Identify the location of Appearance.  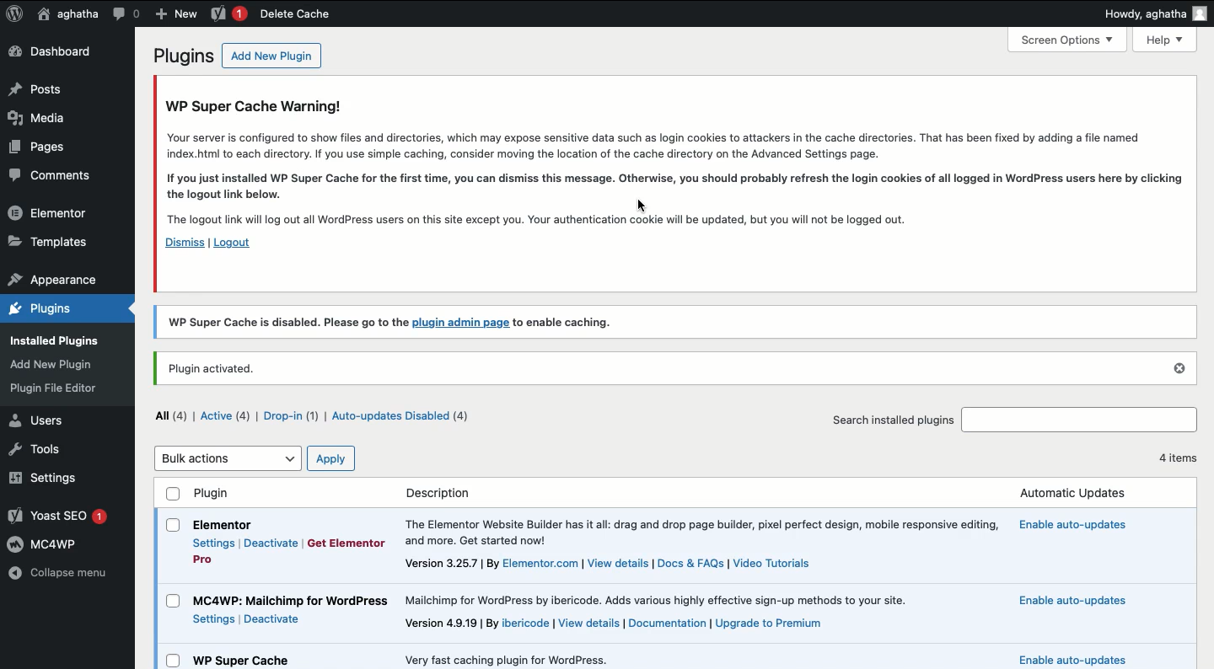
(62, 362).